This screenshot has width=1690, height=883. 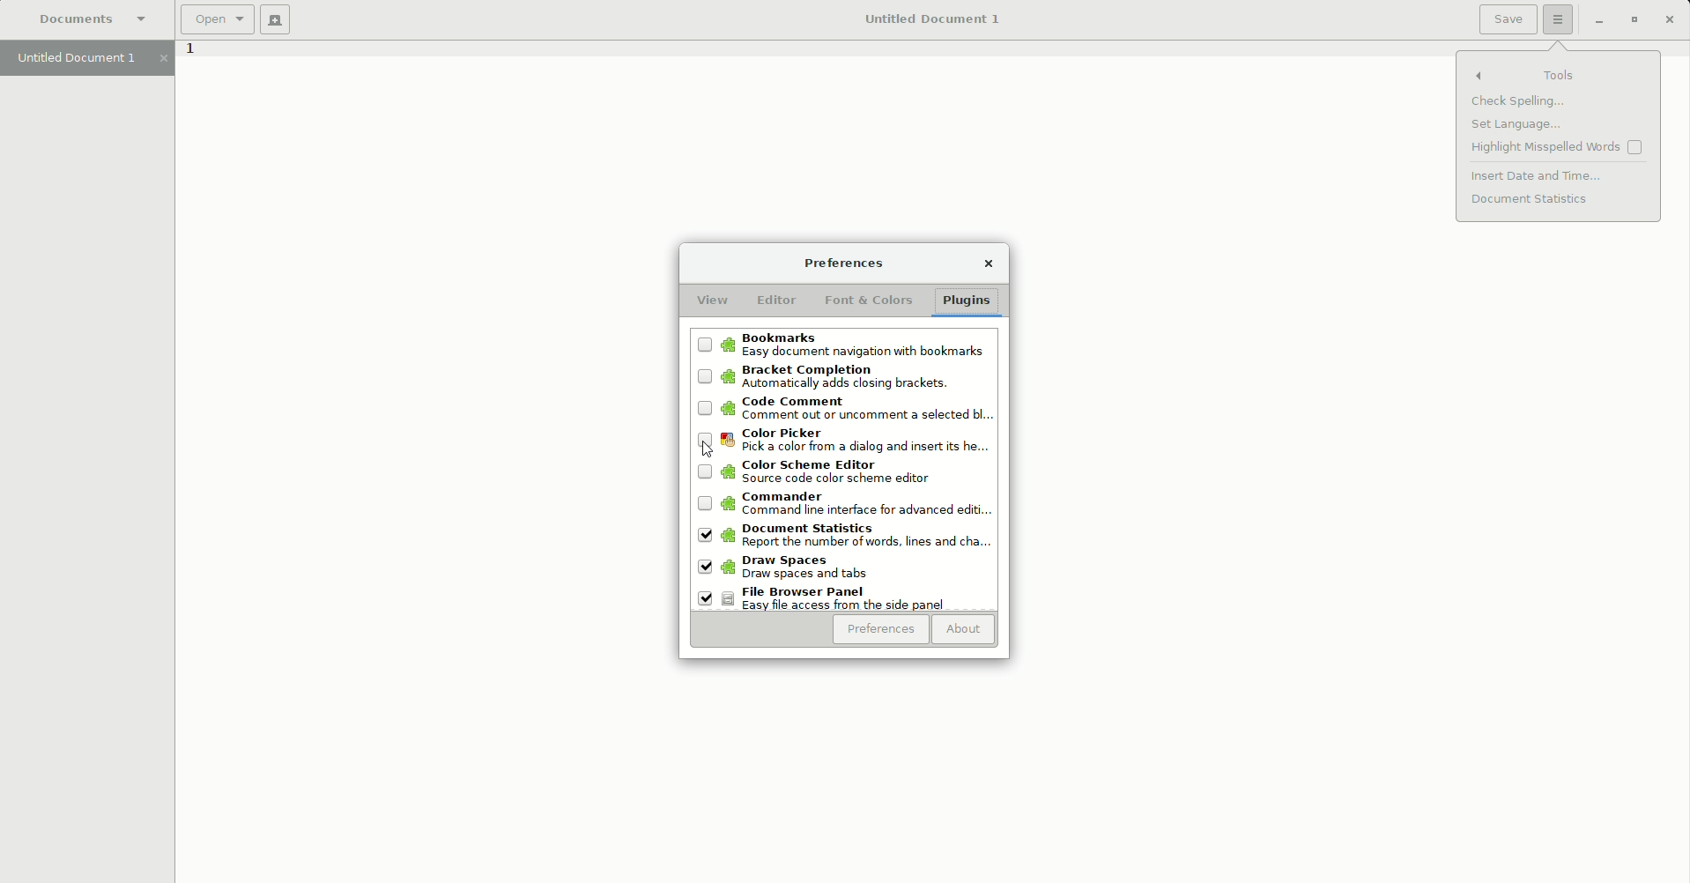 I want to click on Bookmarks: Easy document navigation with bookmarks, so click(x=843, y=345).